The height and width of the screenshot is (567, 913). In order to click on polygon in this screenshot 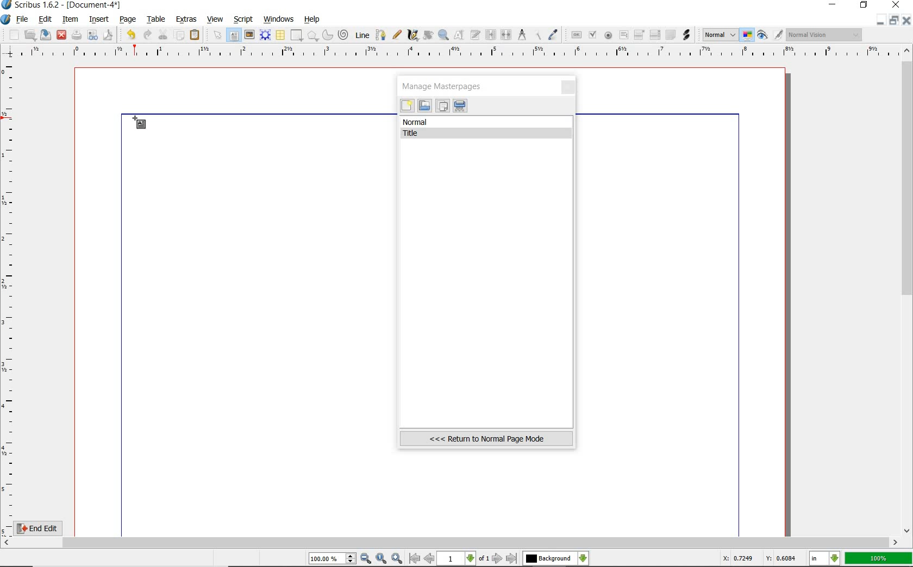, I will do `click(312, 36)`.